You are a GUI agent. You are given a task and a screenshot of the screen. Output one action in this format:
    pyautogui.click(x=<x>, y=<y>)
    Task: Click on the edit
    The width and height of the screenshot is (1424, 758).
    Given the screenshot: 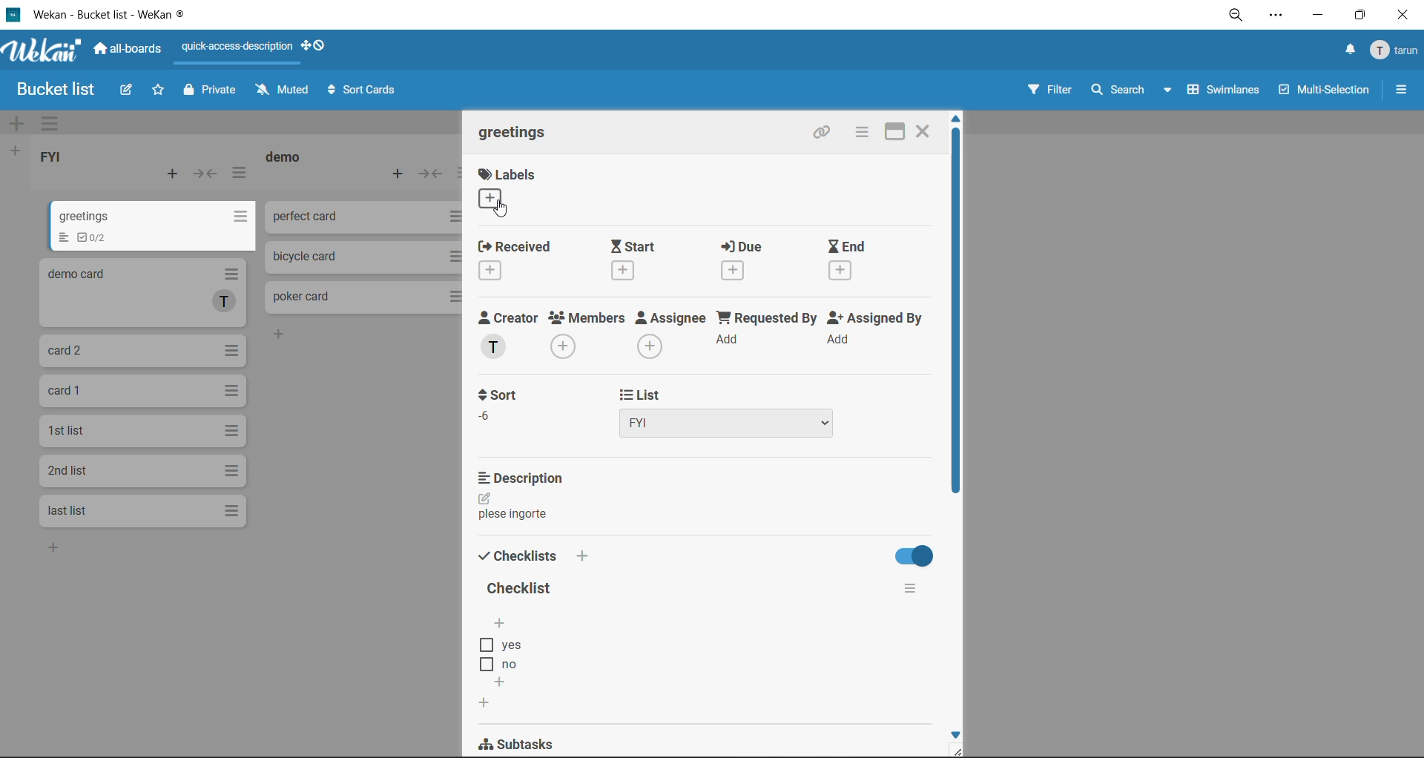 What is the action you would take?
    pyautogui.click(x=128, y=93)
    